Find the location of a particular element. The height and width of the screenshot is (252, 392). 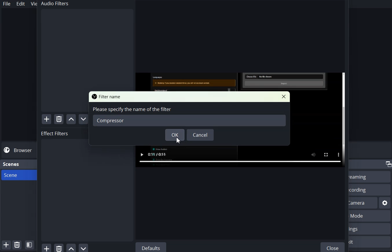

Maximize is located at coordinates (388, 164).